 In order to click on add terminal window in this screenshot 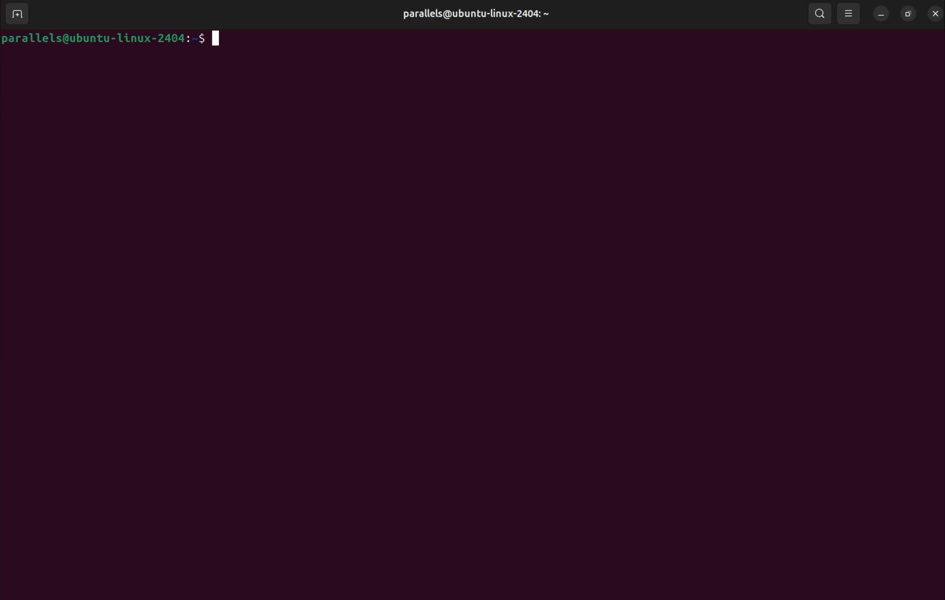, I will do `click(15, 15)`.